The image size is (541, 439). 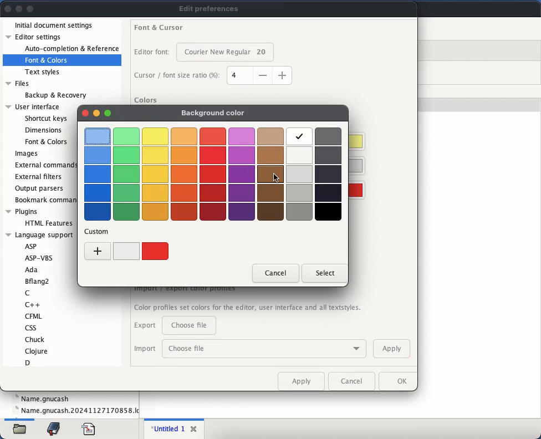 What do you see at coordinates (145, 325) in the screenshot?
I see `export` at bounding box center [145, 325].